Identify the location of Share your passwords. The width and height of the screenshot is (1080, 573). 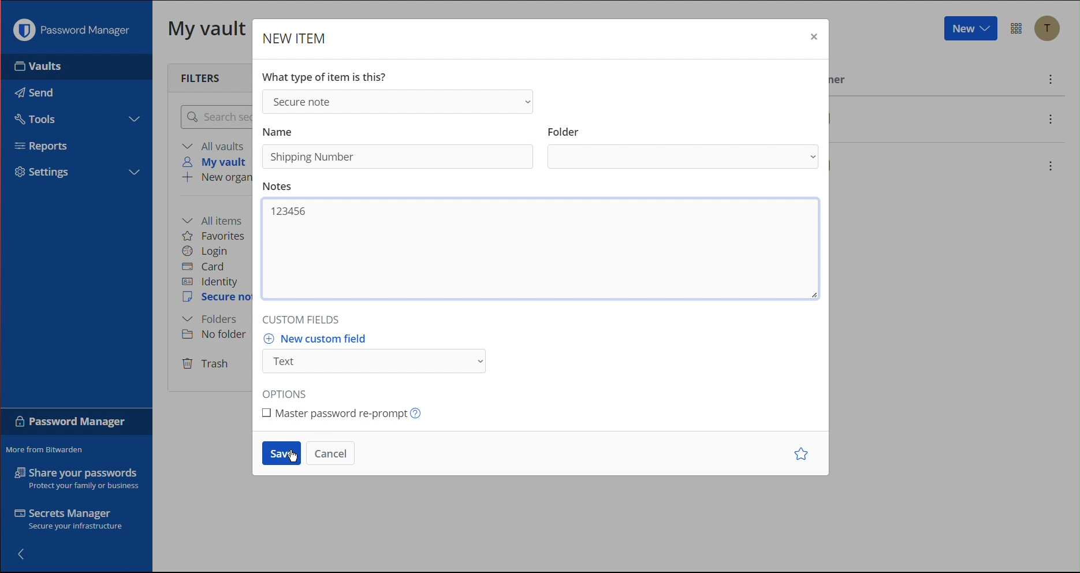
(74, 479).